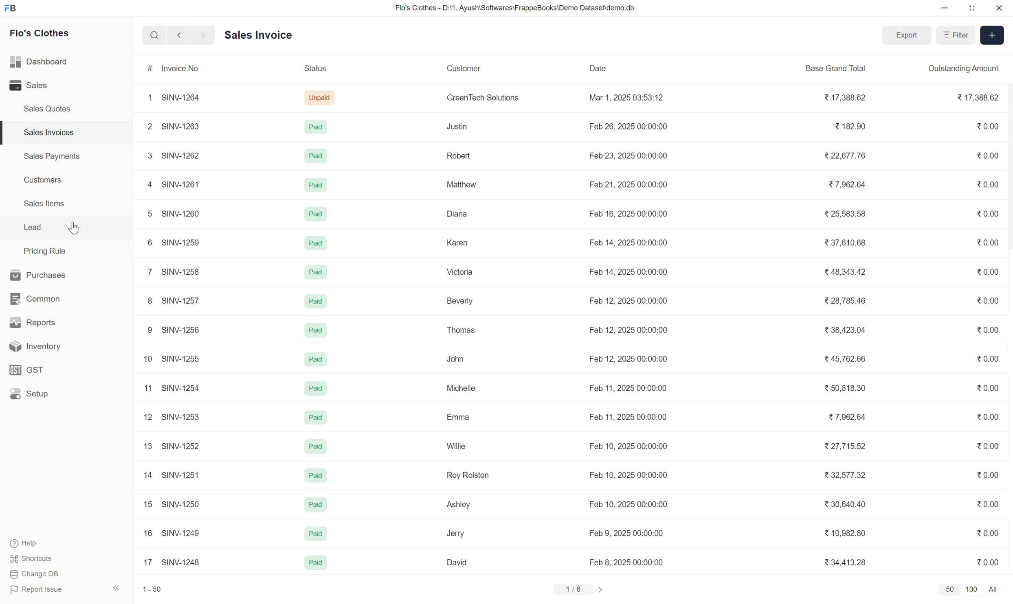 This screenshot has width=1013, height=604. Describe the element at coordinates (953, 35) in the screenshot. I see `Filter` at that location.